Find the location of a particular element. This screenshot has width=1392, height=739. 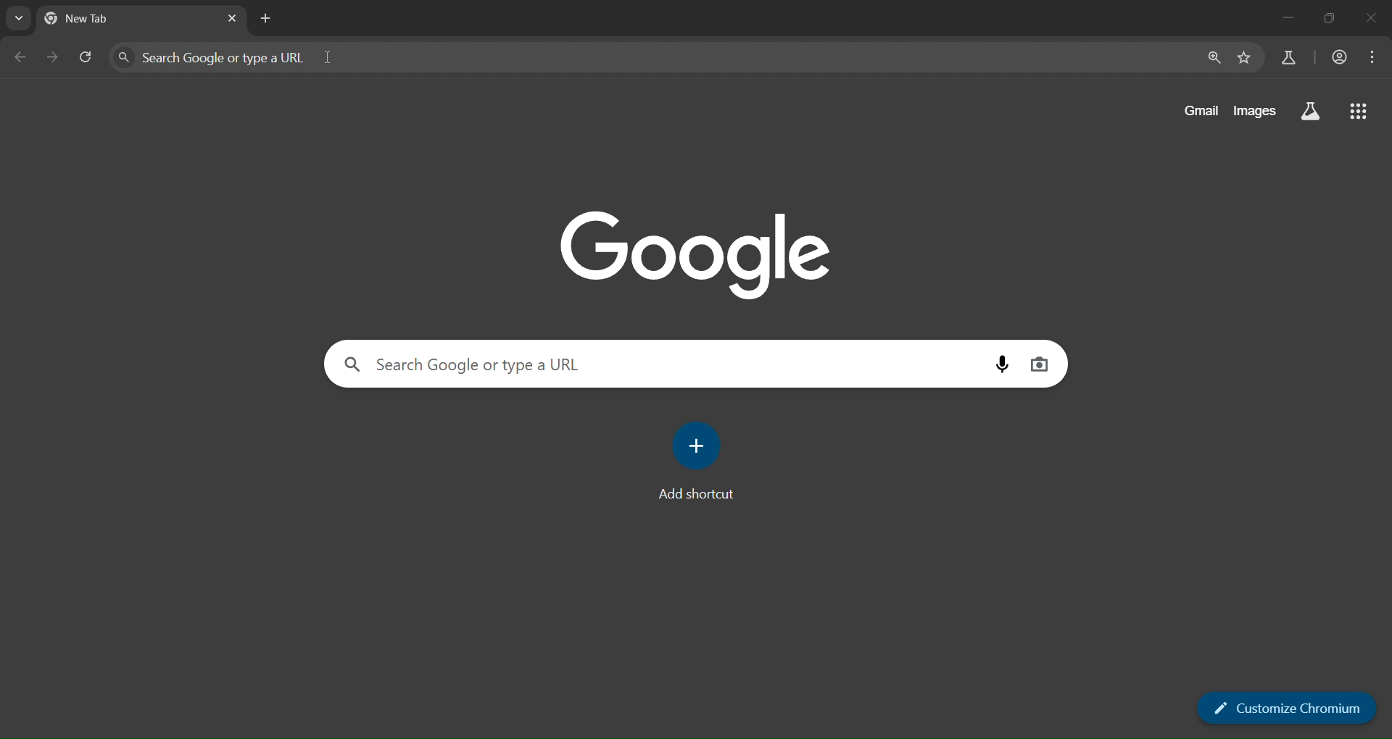

gmail is located at coordinates (1200, 110).